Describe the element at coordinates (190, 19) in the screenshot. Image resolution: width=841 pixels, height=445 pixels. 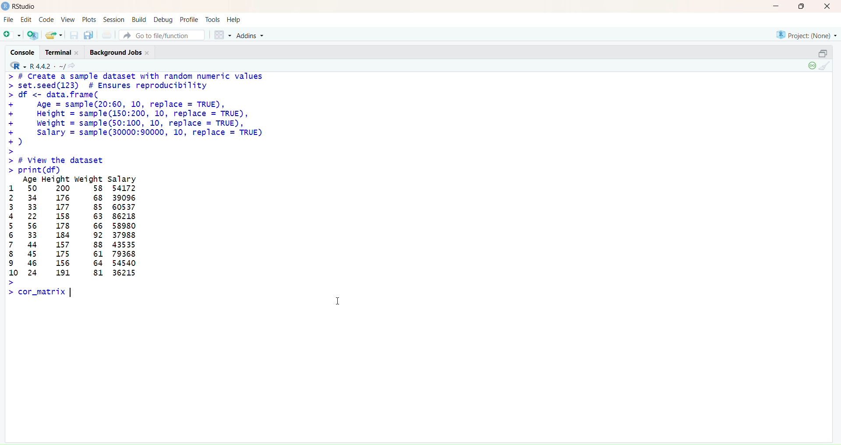
I see `Profile` at that location.